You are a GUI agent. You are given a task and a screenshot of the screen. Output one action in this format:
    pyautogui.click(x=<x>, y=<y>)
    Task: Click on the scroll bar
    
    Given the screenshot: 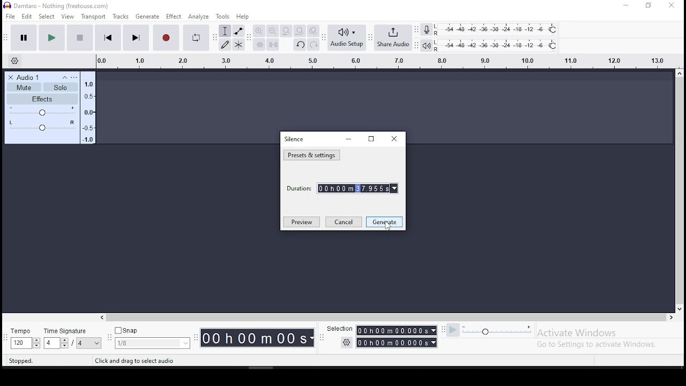 What is the action you would take?
    pyautogui.click(x=386, y=316)
    